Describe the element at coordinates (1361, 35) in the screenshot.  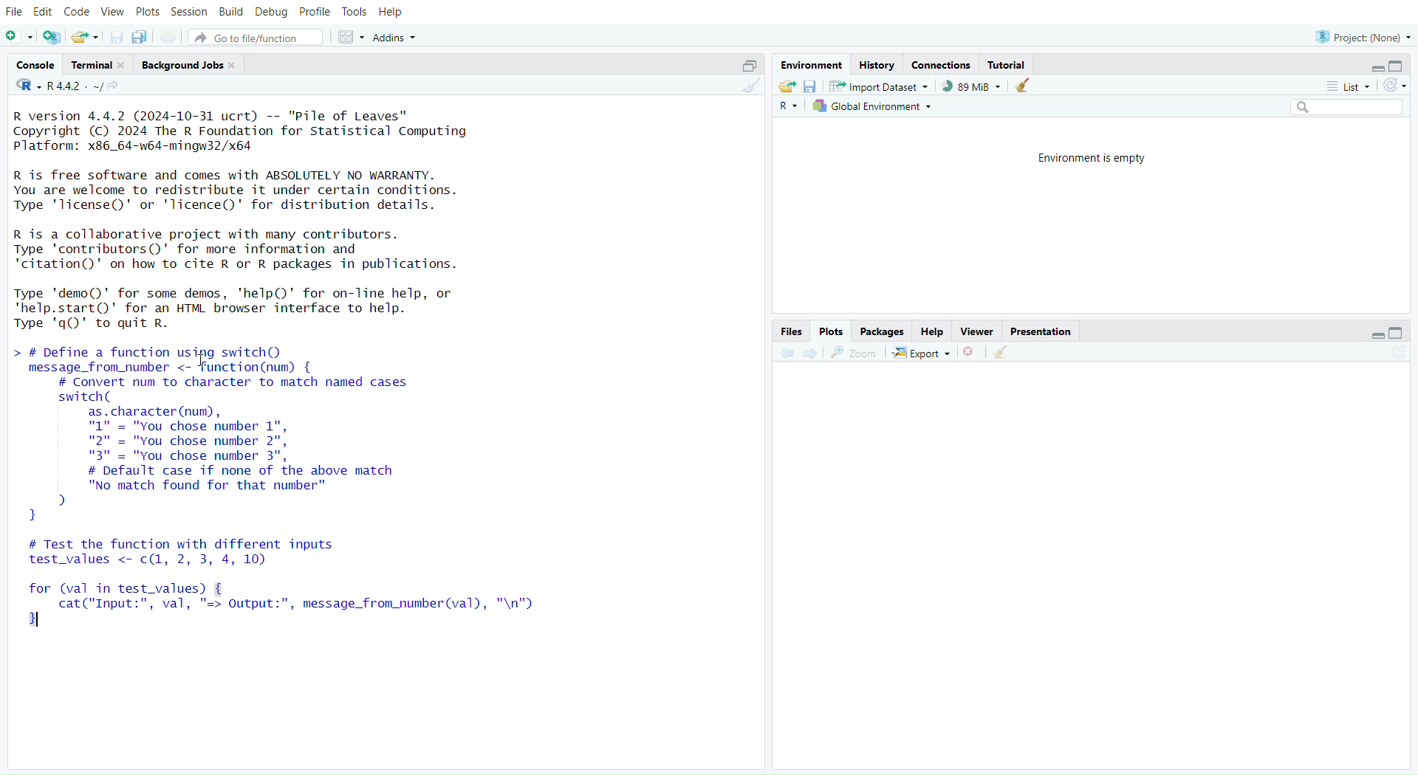
I see `Project (Note)` at that location.